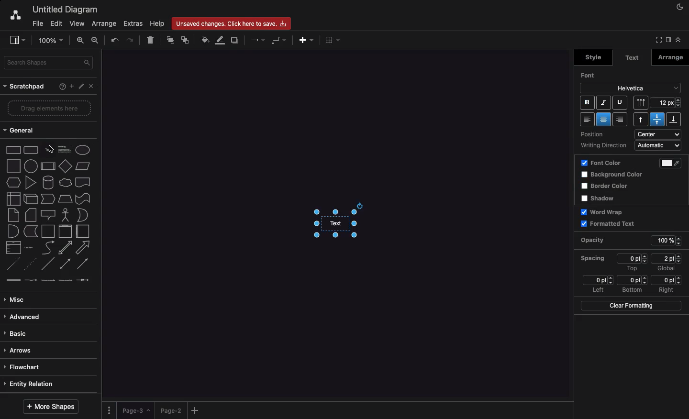 The height and width of the screenshot is (419, 689). What do you see at coordinates (84, 280) in the screenshot?
I see `connector with symbol` at bounding box center [84, 280].